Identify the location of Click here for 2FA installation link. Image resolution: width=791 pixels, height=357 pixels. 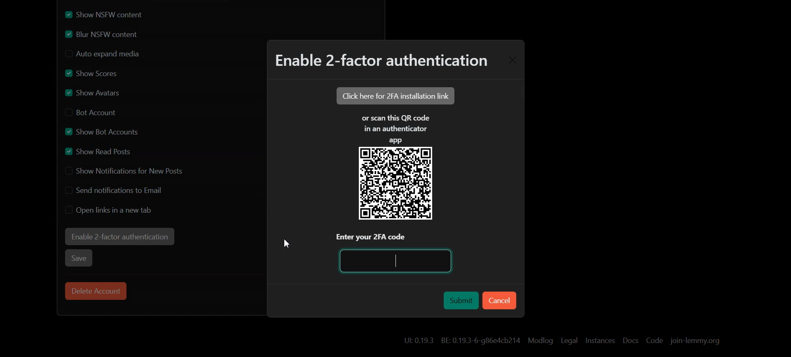
(395, 95).